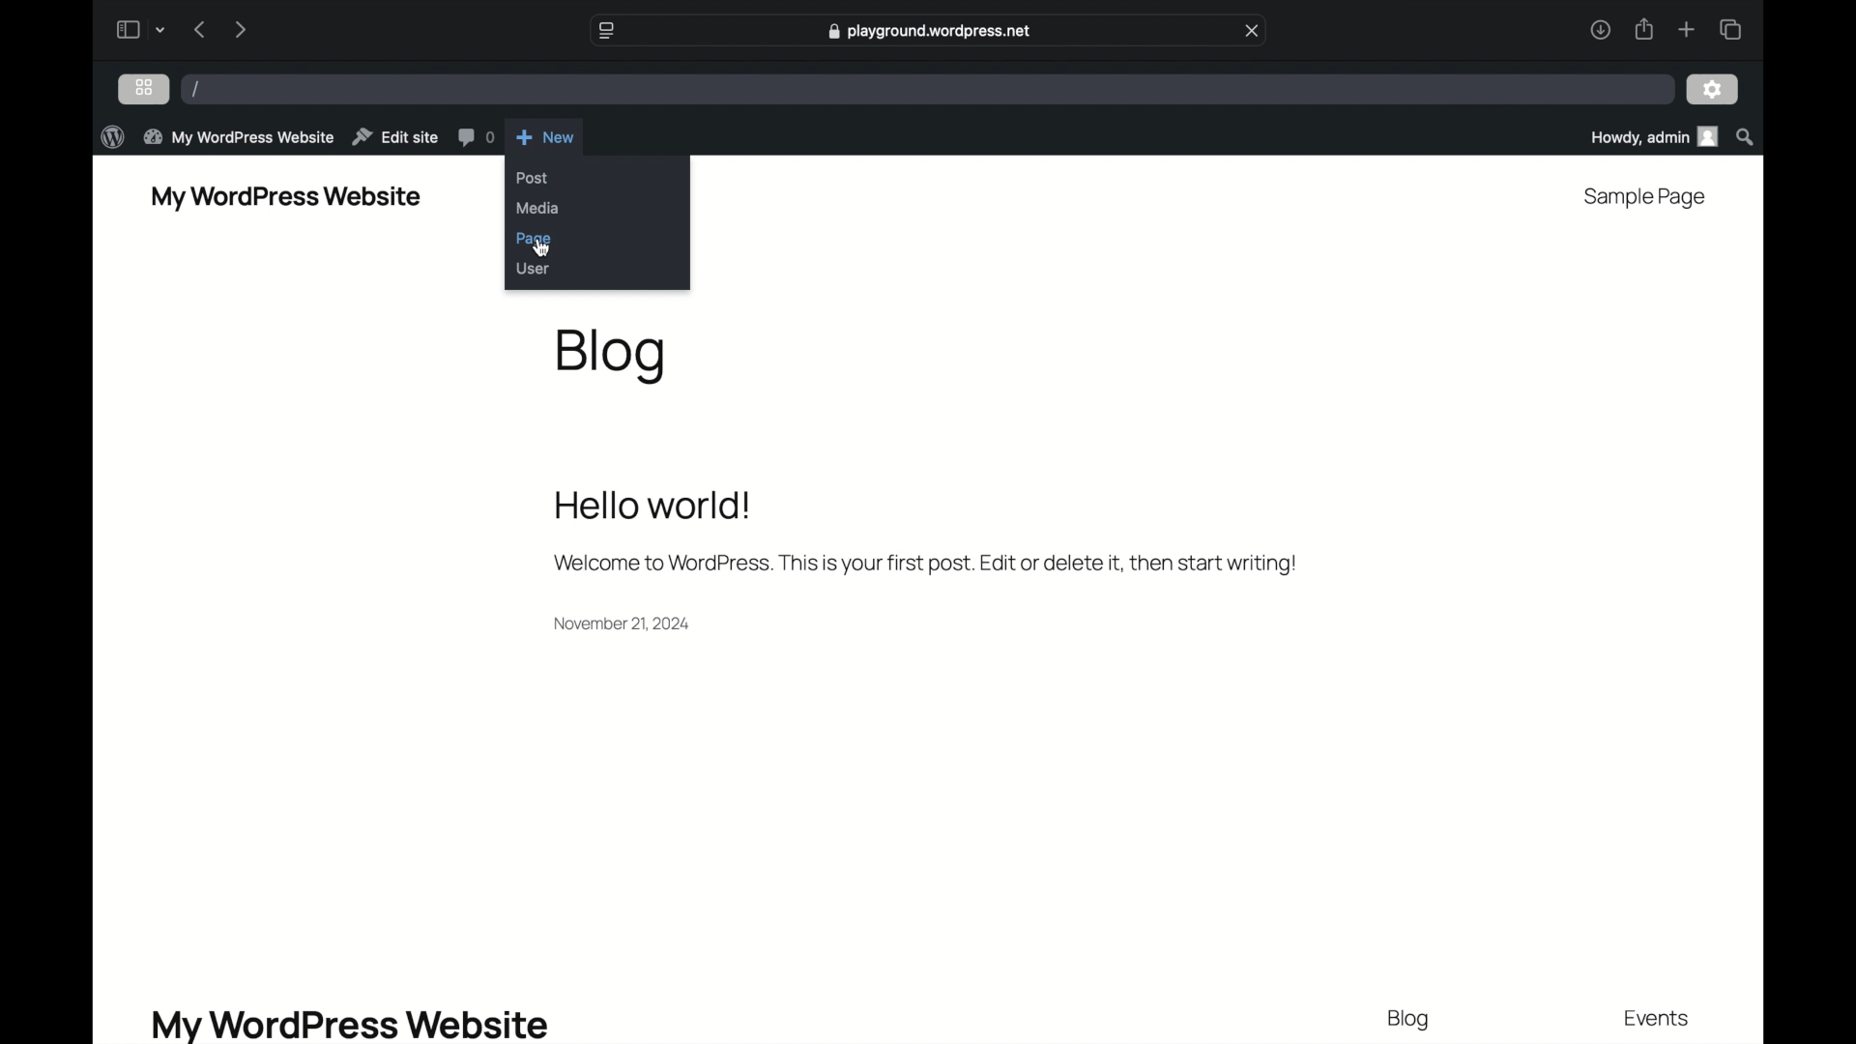  What do you see at coordinates (112, 136) in the screenshot?
I see `wordpress` at bounding box center [112, 136].